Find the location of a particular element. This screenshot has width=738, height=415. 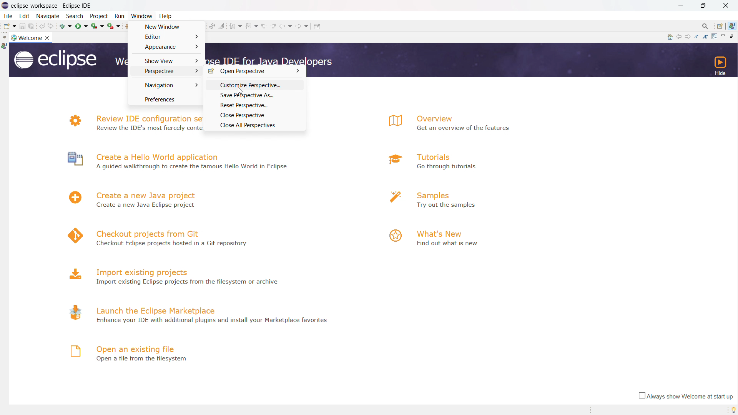

edit is located at coordinates (24, 16).